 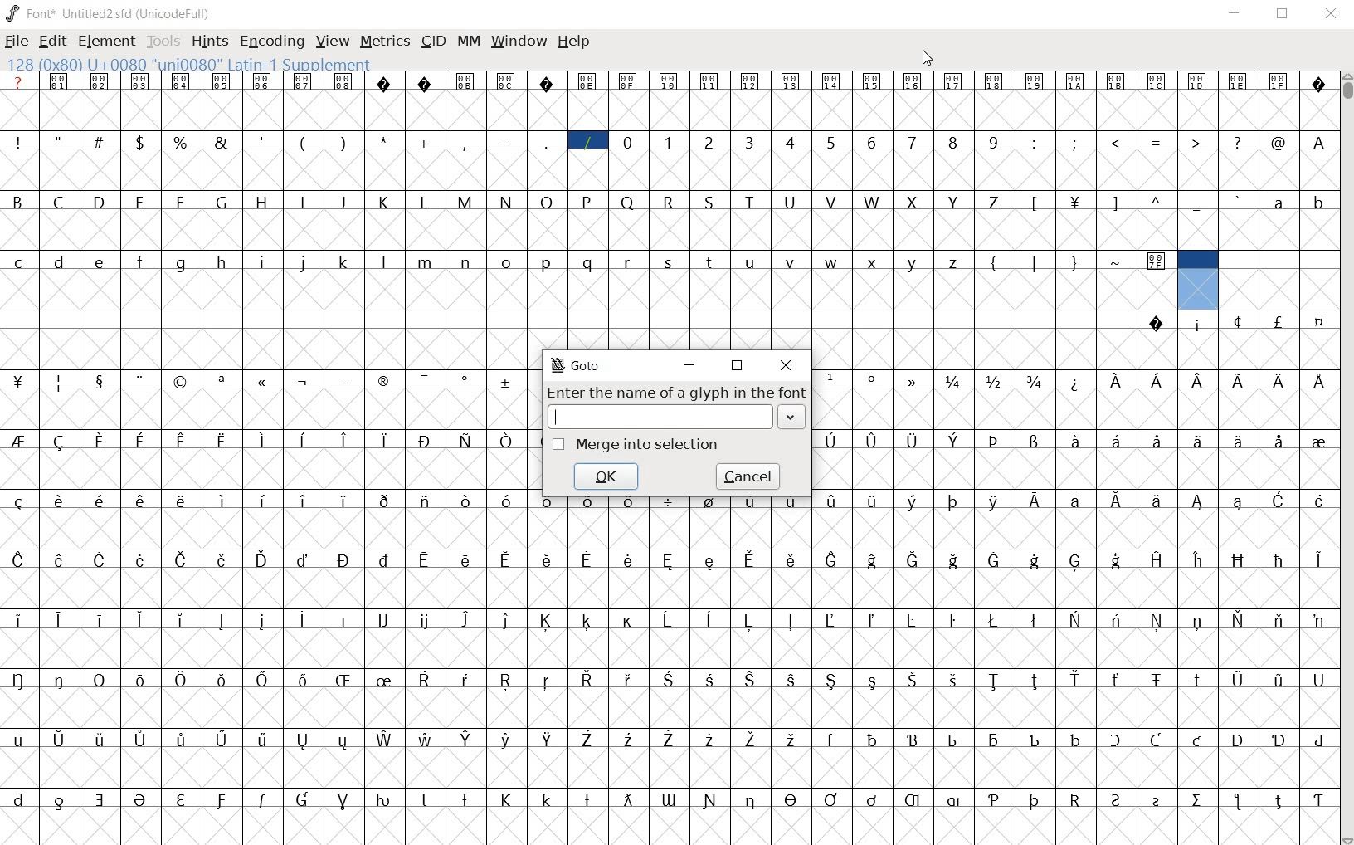 I want to click on y, so click(x=914, y=261).